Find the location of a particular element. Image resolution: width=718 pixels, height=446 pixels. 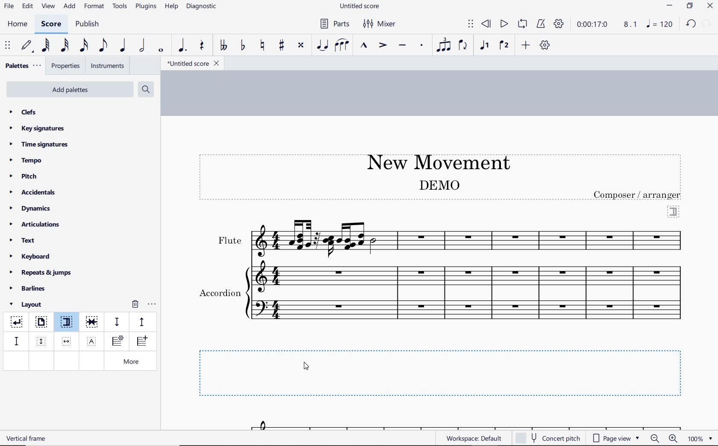

remove layout is located at coordinates (135, 305).